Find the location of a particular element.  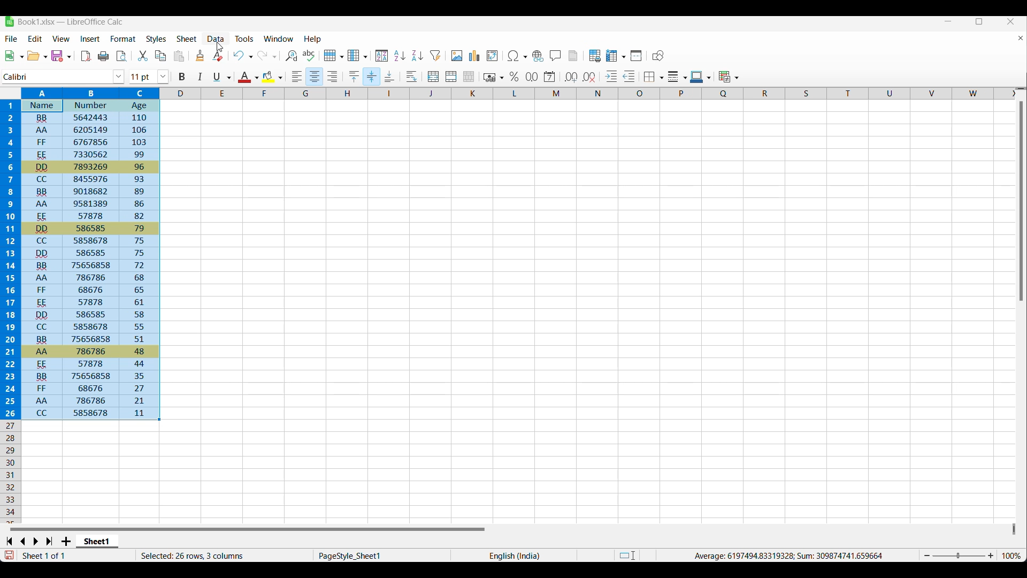

Insert hyperlink is located at coordinates (538, 56).